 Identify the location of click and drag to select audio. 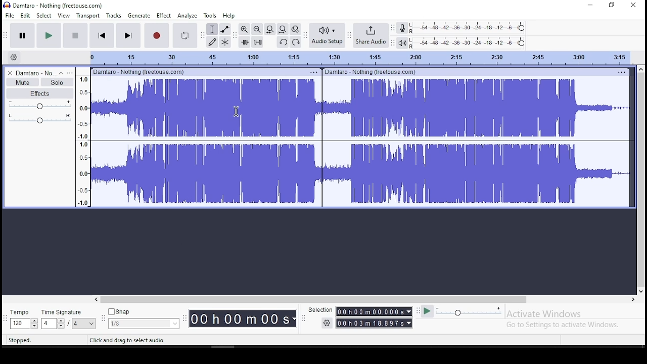
(127, 340).